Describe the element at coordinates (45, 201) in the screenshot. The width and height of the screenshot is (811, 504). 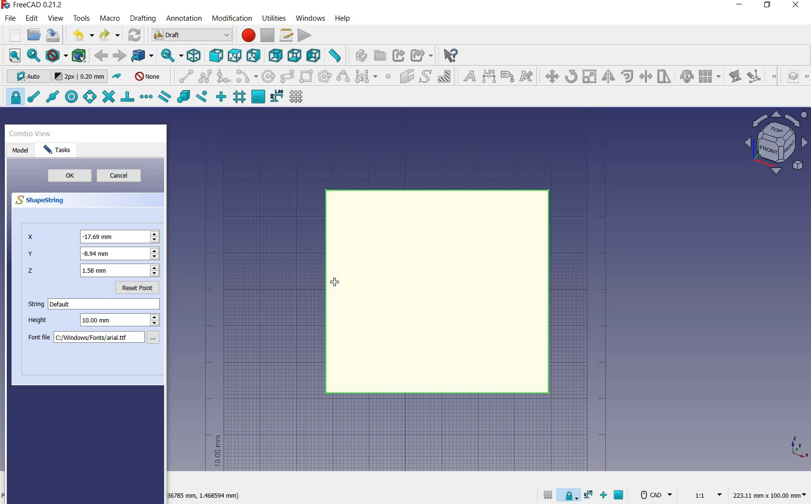
I see `ShapeString` at that location.